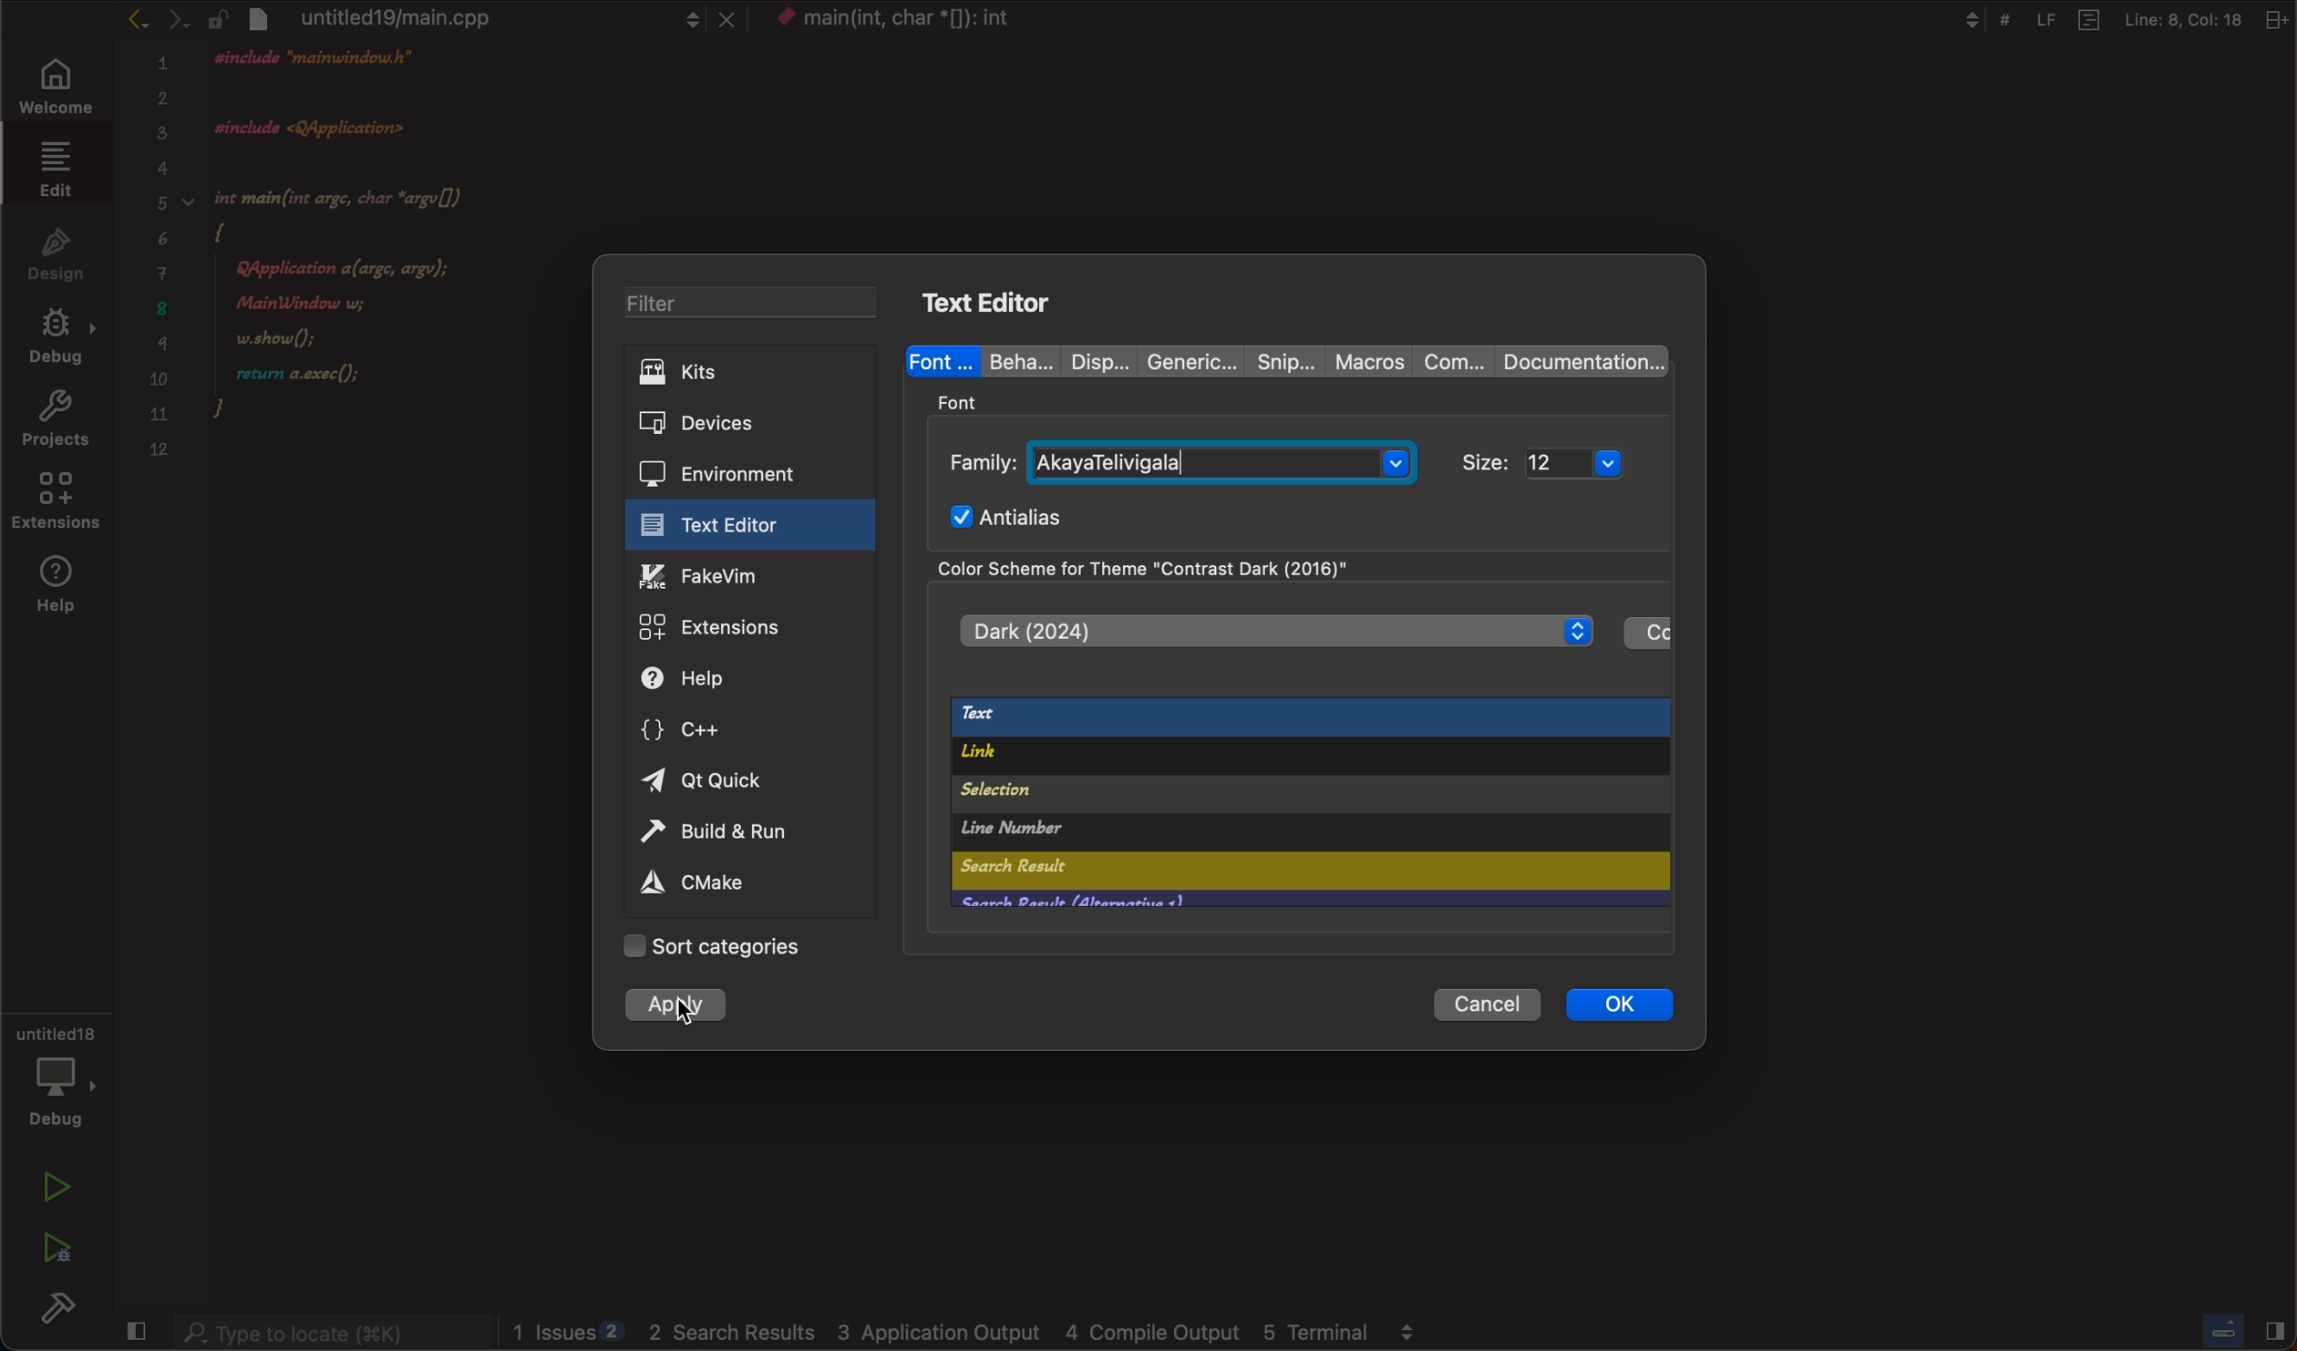 The height and width of the screenshot is (1351, 2297). I want to click on com, so click(1453, 364).